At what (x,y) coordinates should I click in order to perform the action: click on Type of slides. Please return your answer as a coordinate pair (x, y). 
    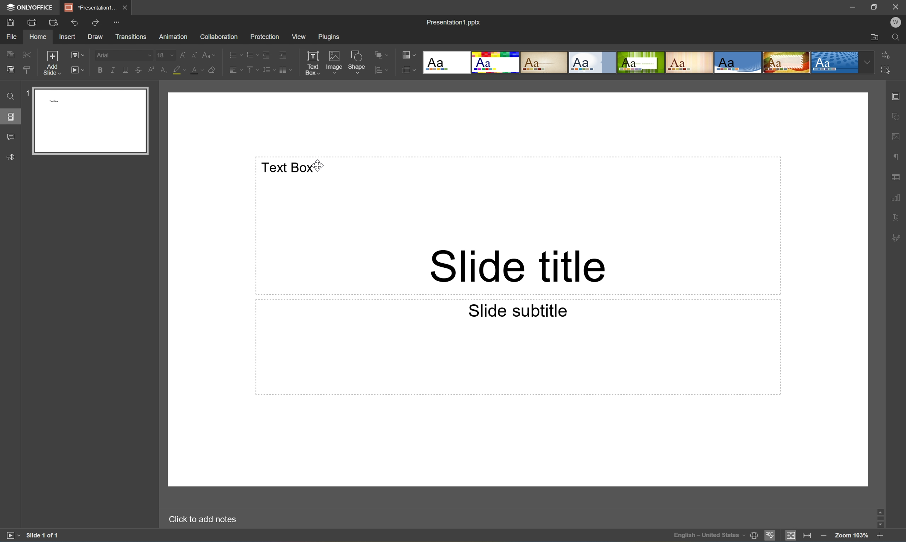
    Looking at the image, I should click on (640, 63).